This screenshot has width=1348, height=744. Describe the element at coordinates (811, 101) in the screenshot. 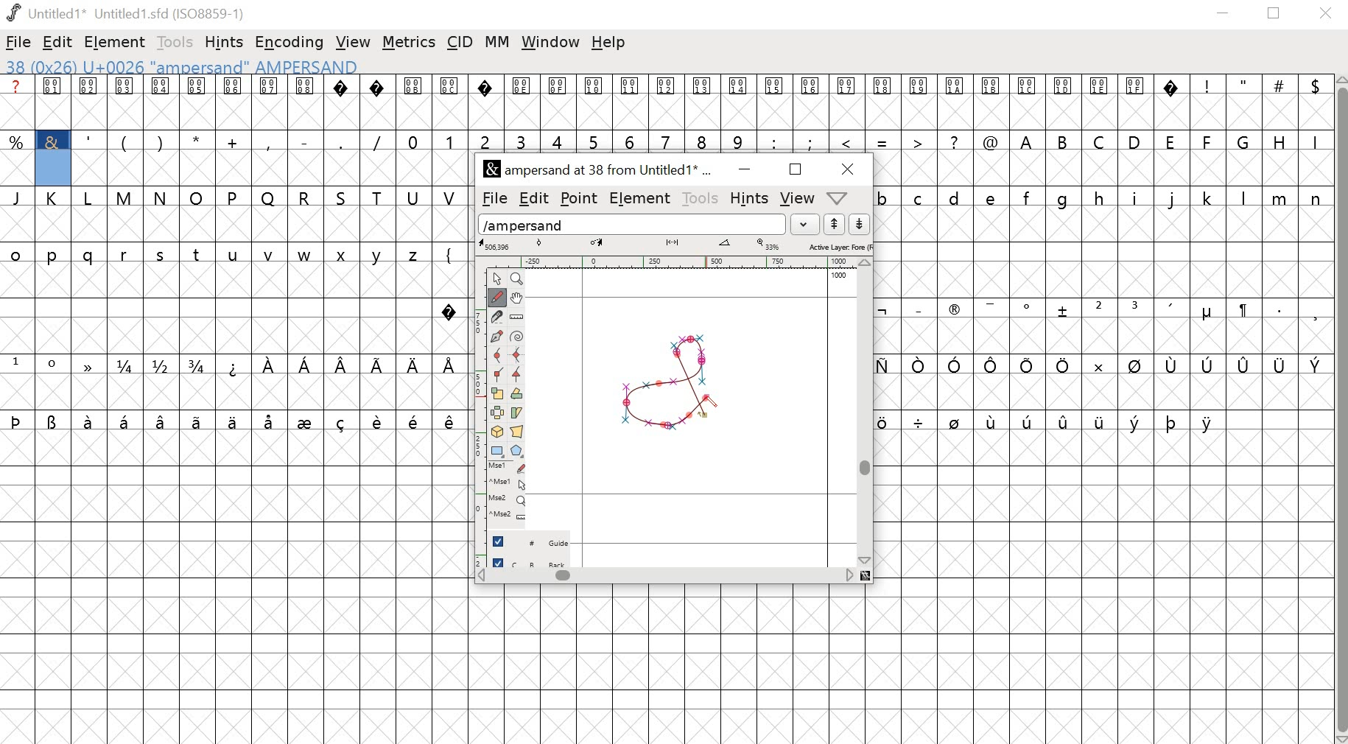

I see `0016` at that location.